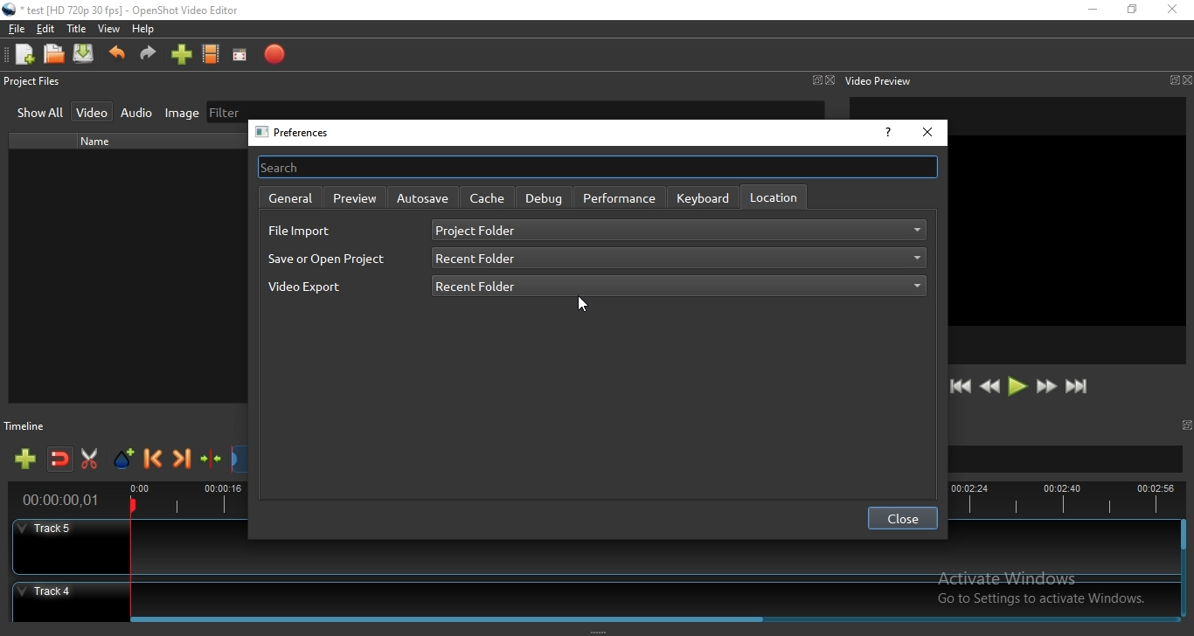  I want to click on Export video, so click(274, 55).